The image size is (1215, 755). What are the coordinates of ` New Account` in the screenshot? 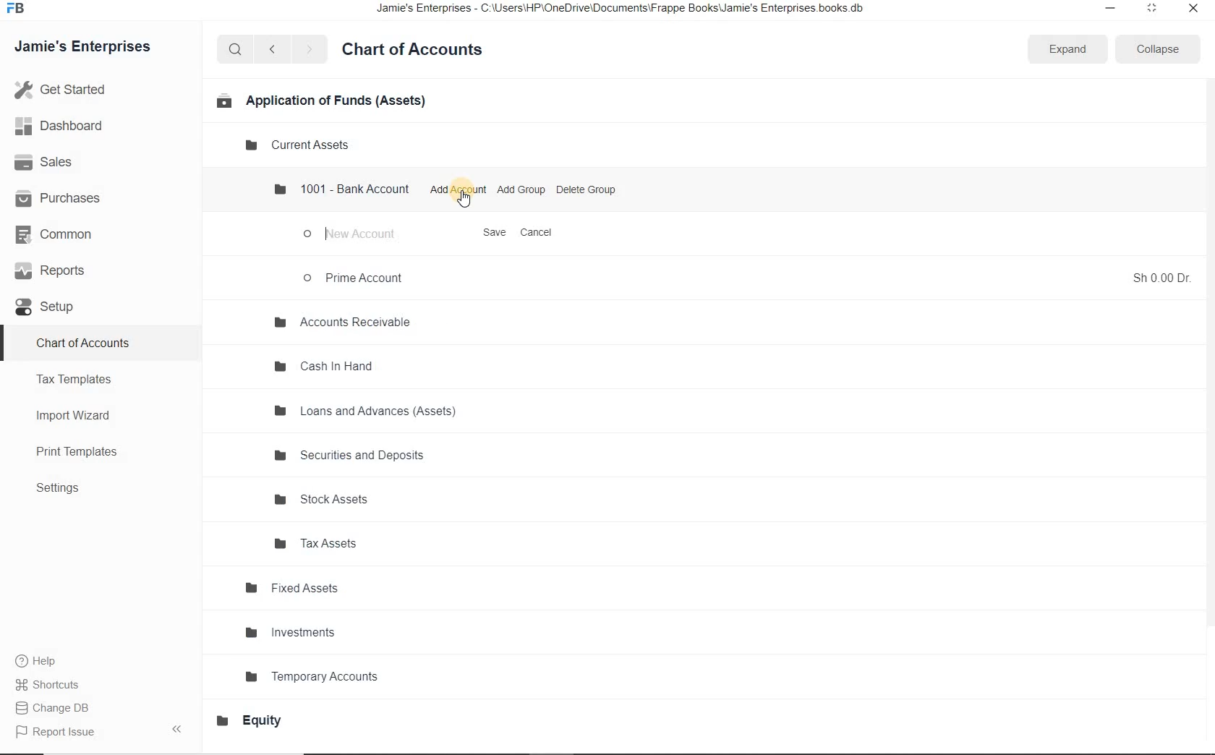 It's located at (354, 235).